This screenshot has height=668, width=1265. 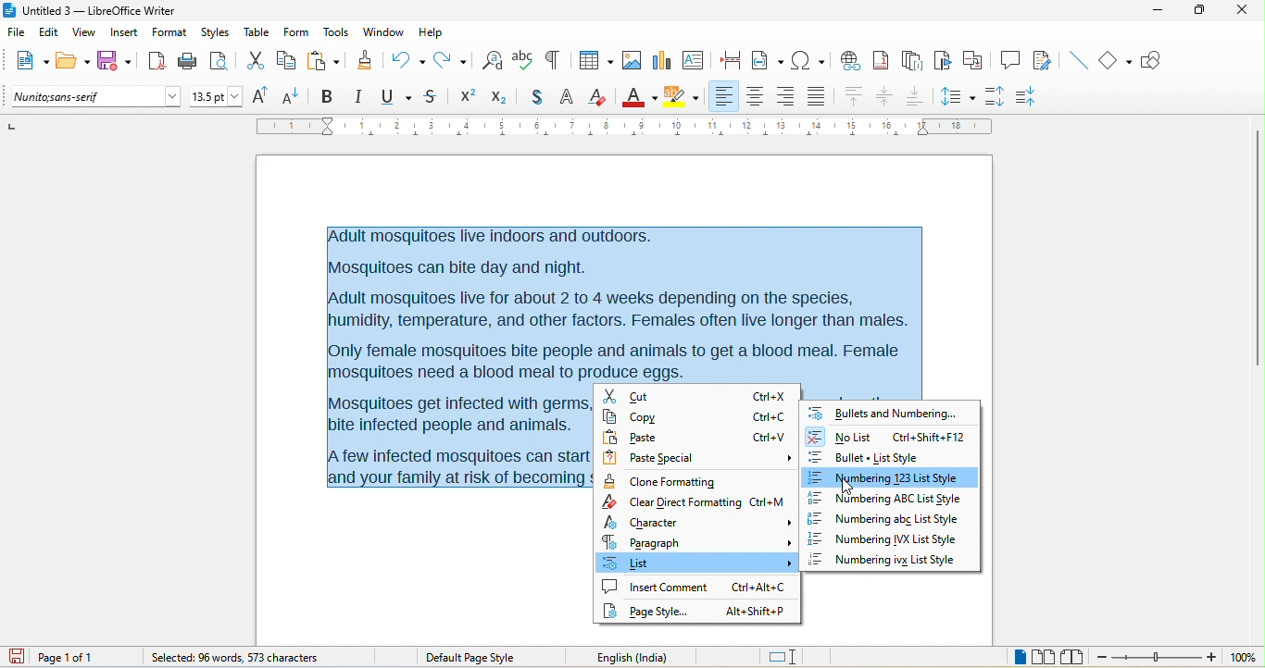 What do you see at coordinates (458, 441) in the screenshot?
I see `Mosquitoes get infected with germs

bite infected people and animals.
few infected mosquitoes can start
ind your family at risk of becomin` at bounding box center [458, 441].